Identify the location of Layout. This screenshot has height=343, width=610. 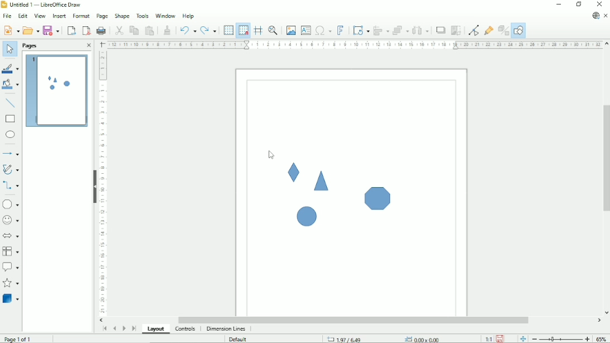
(156, 328).